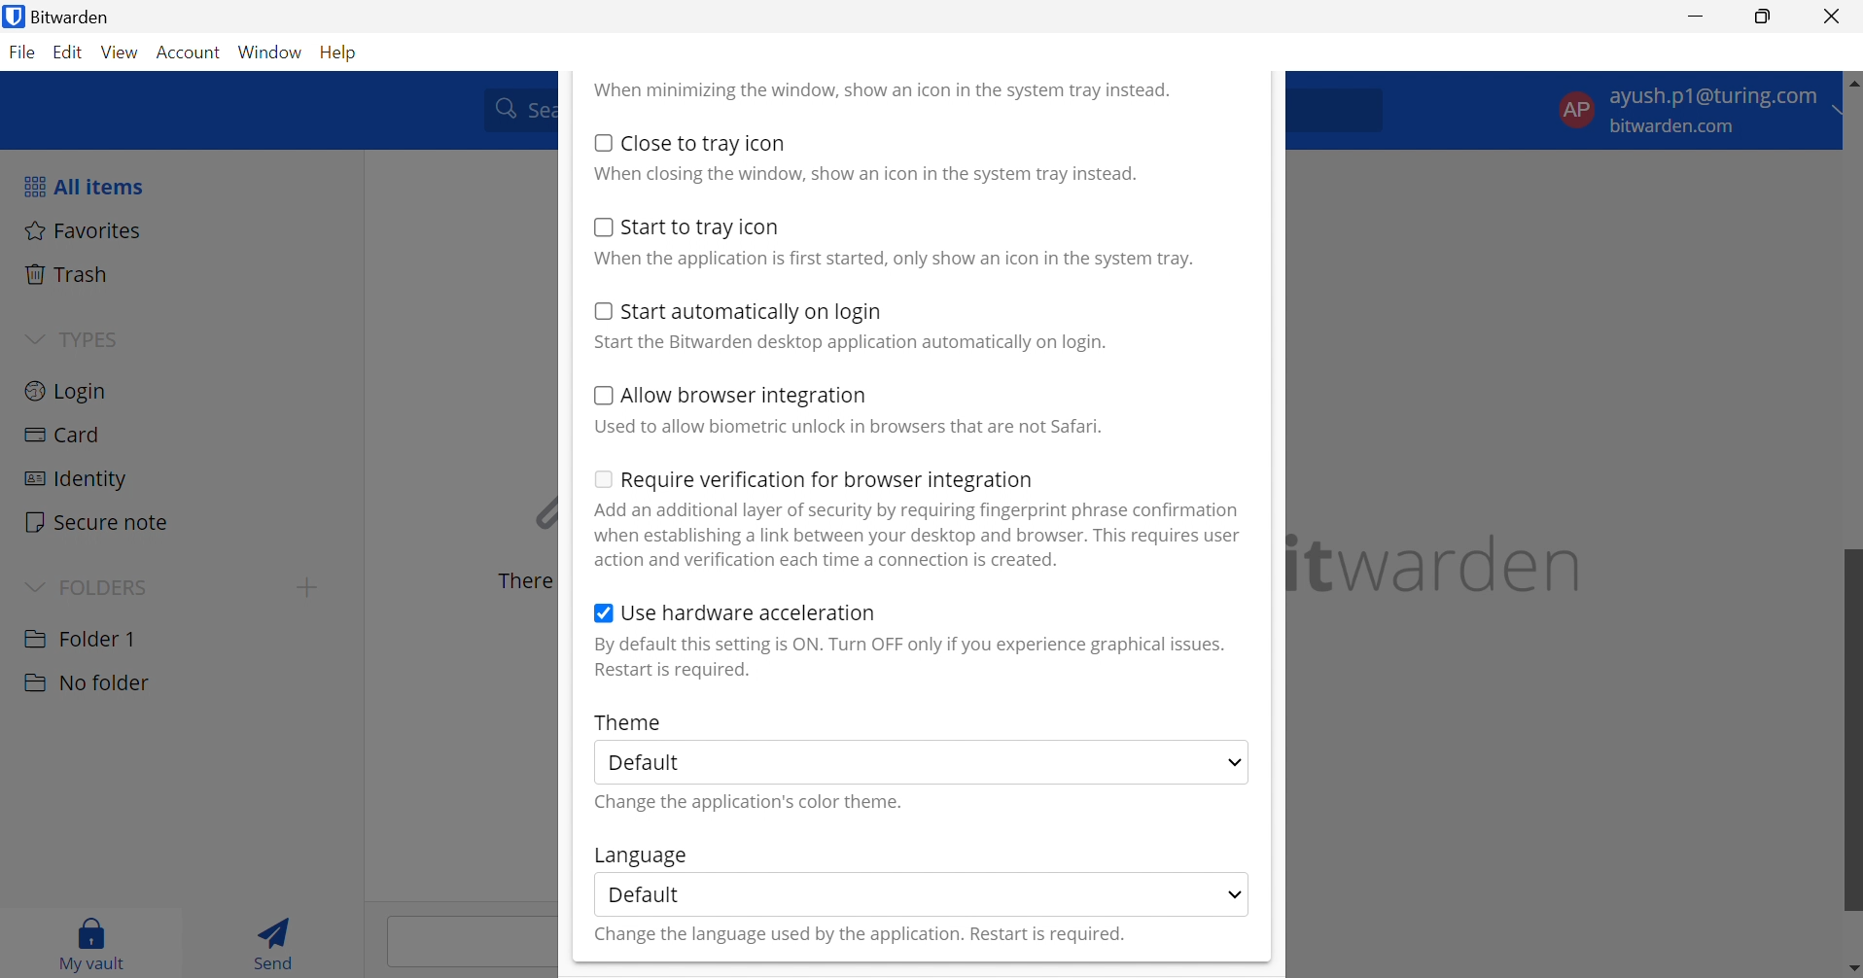 The width and height of the screenshot is (1863, 978). Describe the element at coordinates (1440, 564) in the screenshot. I see `bitwarden` at that location.